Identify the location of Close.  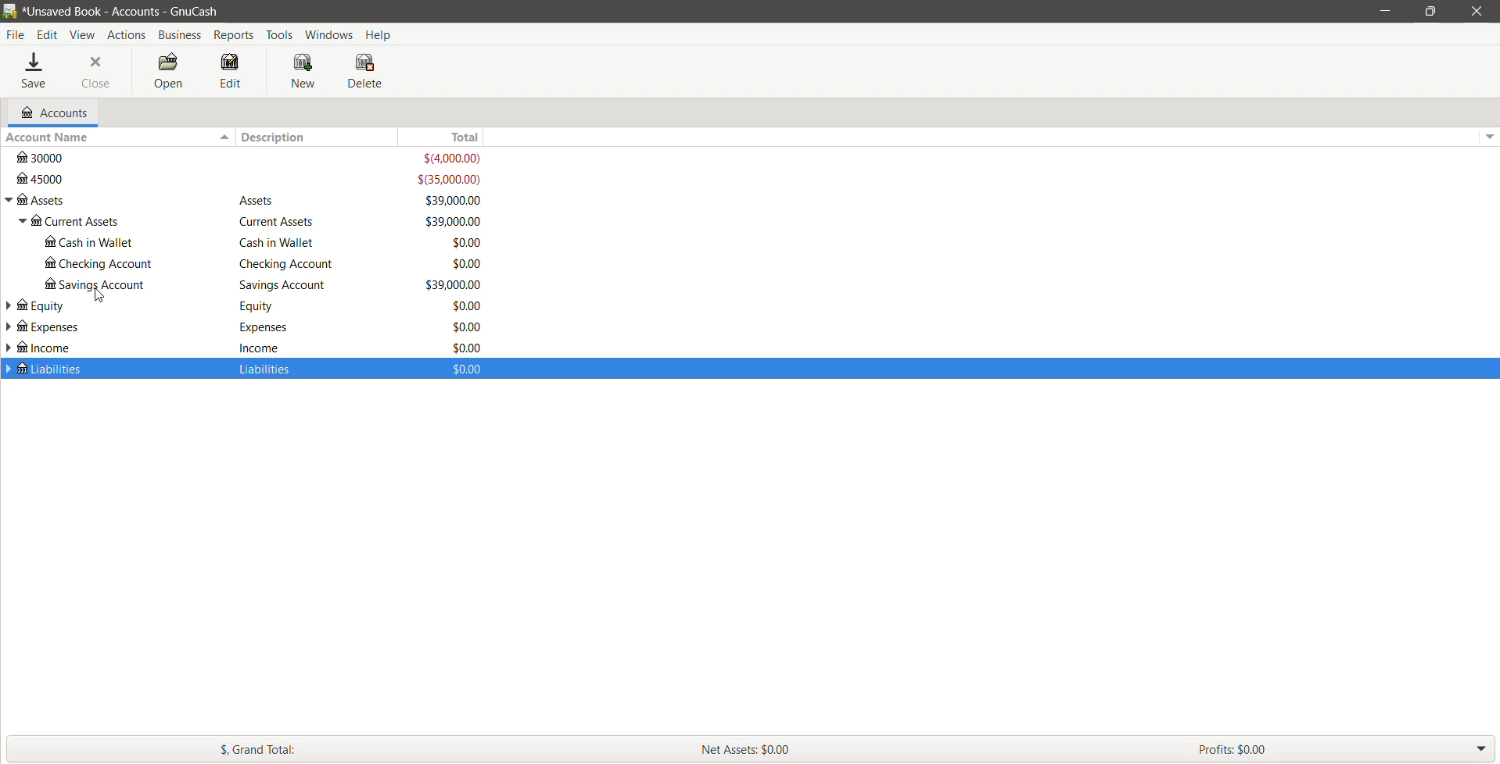
(95, 70).